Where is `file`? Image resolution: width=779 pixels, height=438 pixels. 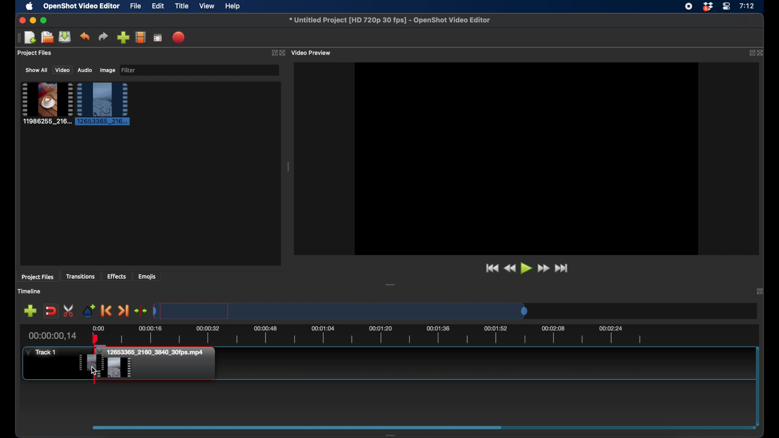 file is located at coordinates (136, 6).